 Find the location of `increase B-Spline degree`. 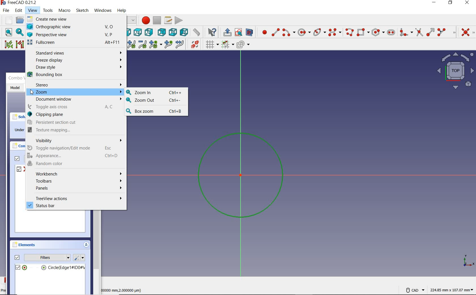

increase B-Spline degree is located at coordinates (131, 45).